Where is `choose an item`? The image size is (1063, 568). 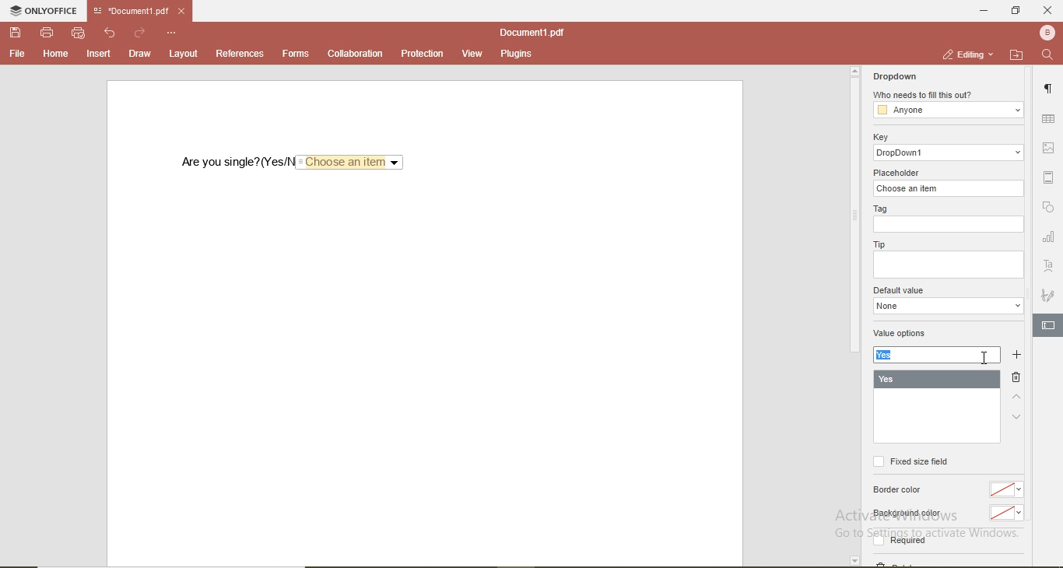
choose an item is located at coordinates (946, 189).